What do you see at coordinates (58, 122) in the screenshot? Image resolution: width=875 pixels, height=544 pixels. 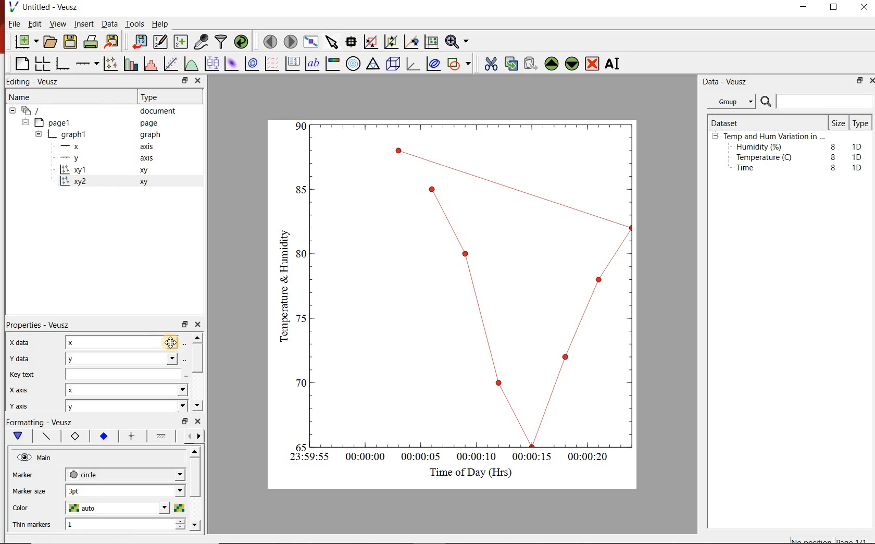 I see `page1` at bounding box center [58, 122].